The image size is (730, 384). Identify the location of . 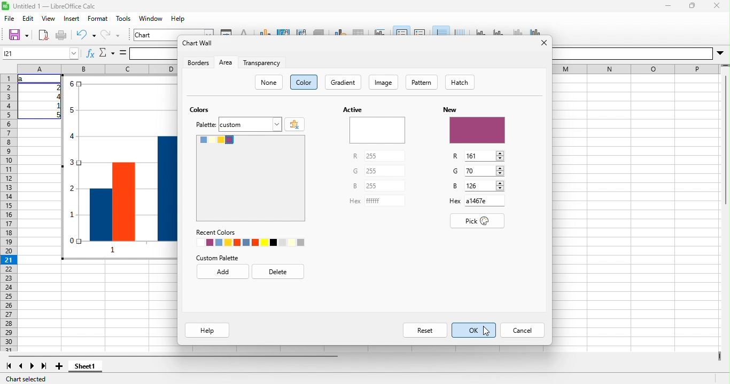
(632, 54).